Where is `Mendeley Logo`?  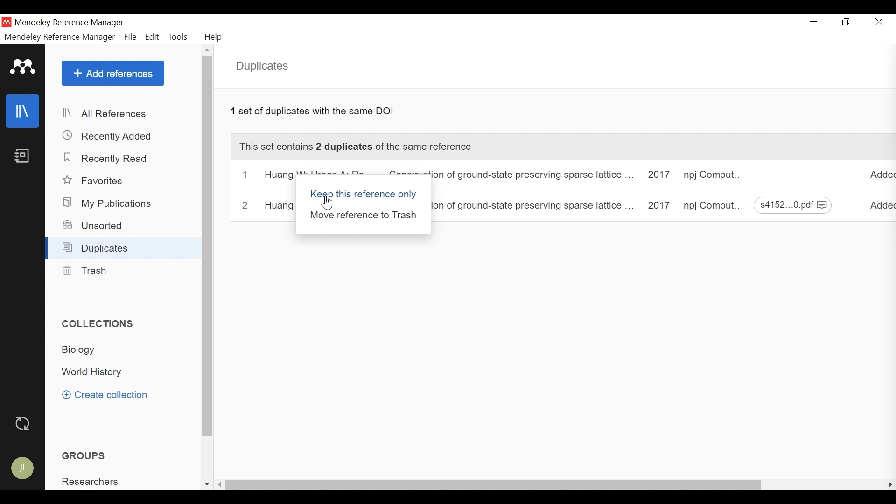 Mendeley Logo is located at coordinates (23, 67).